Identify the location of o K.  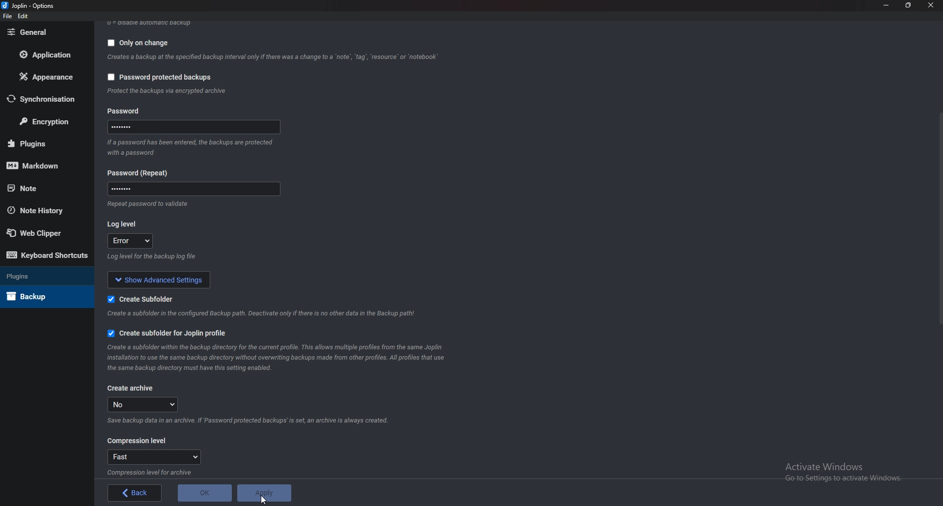
(205, 493).